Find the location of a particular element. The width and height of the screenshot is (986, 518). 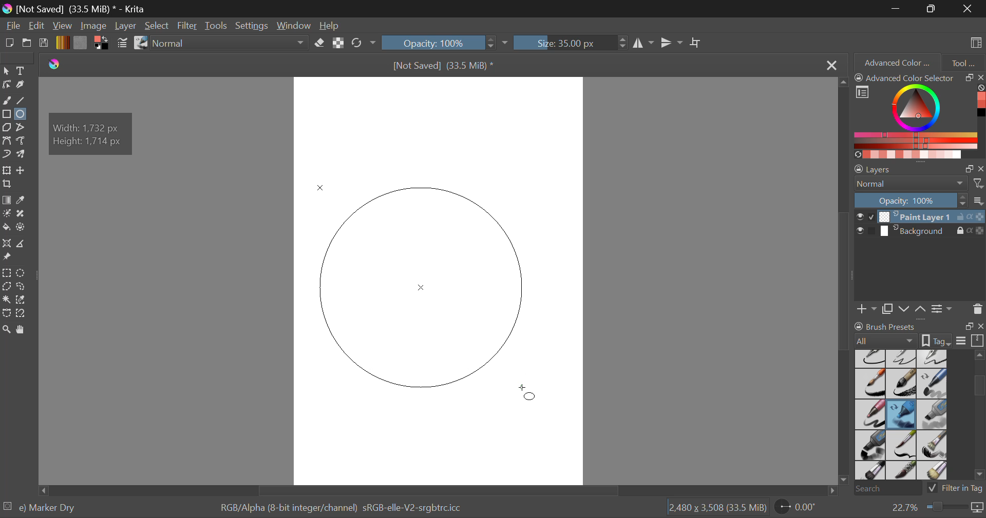

Help is located at coordinates (331, 27).